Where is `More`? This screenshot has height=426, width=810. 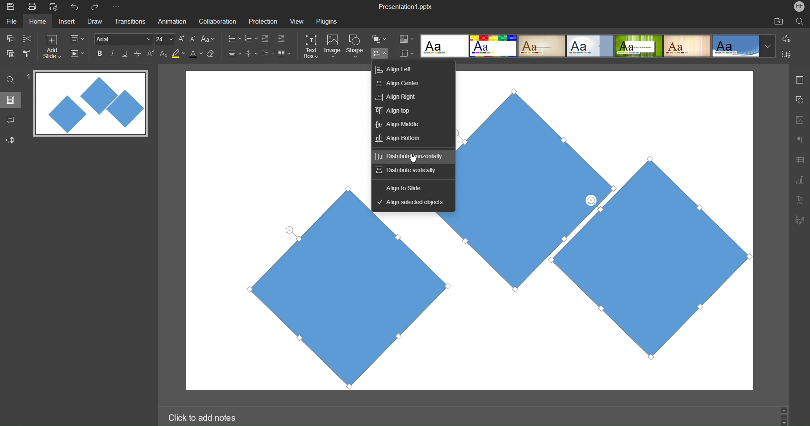 More is located at coordinates (118, 7).